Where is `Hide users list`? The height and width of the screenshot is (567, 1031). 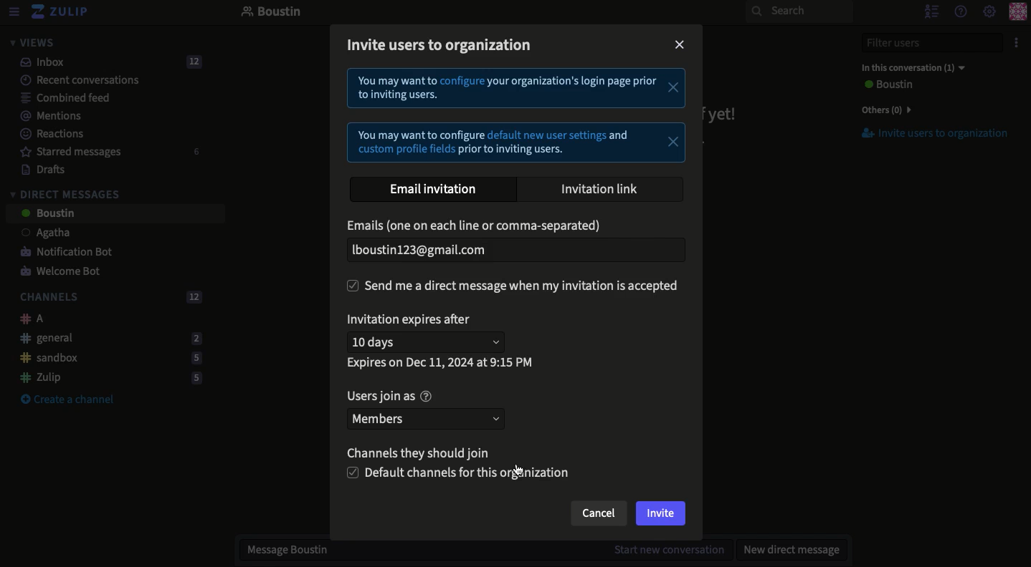
Hide users list is located at coordinates (930, 11).